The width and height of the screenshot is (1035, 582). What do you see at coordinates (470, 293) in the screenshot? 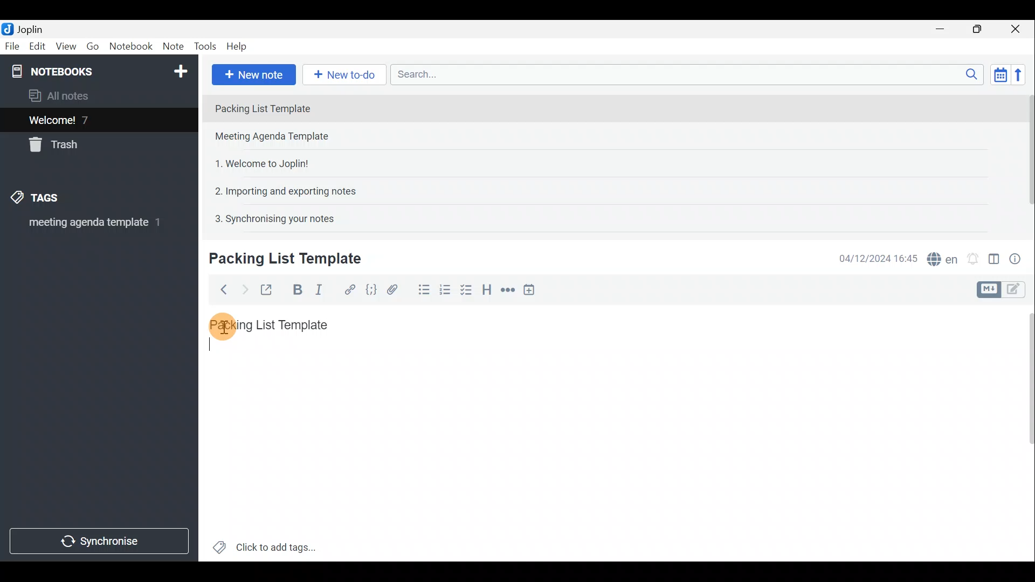
I see `Checkbox` at bounding box center [470, 293].